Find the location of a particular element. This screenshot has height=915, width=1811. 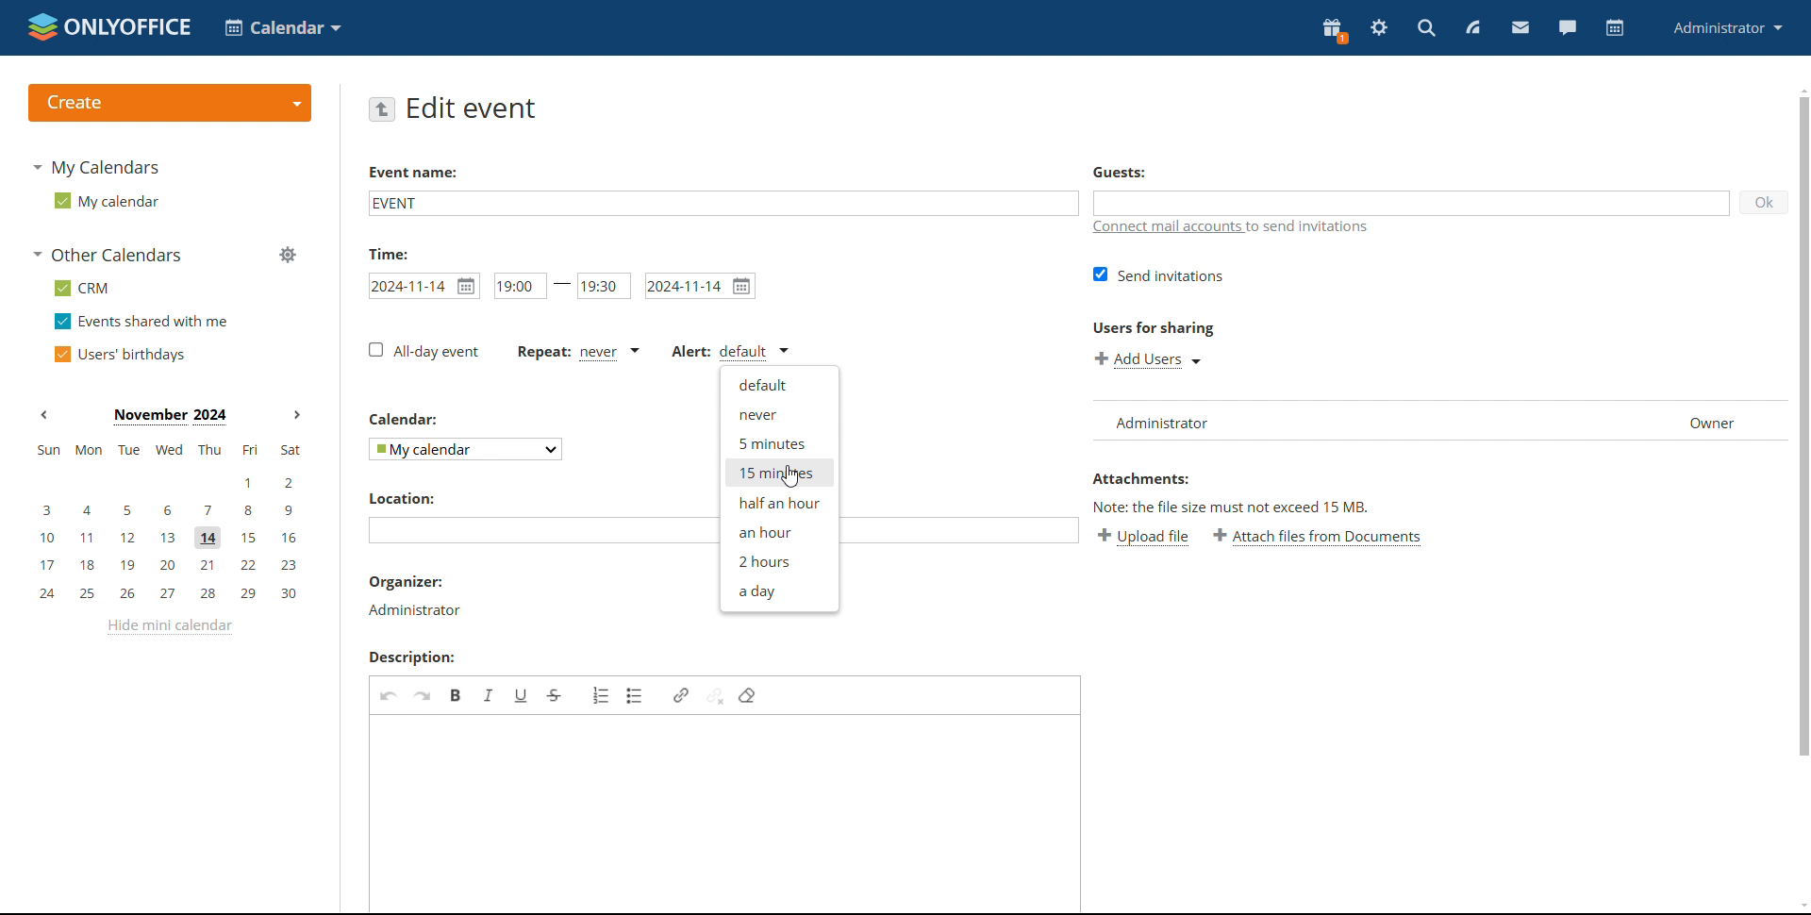

link is located at coordinates (680, 695).